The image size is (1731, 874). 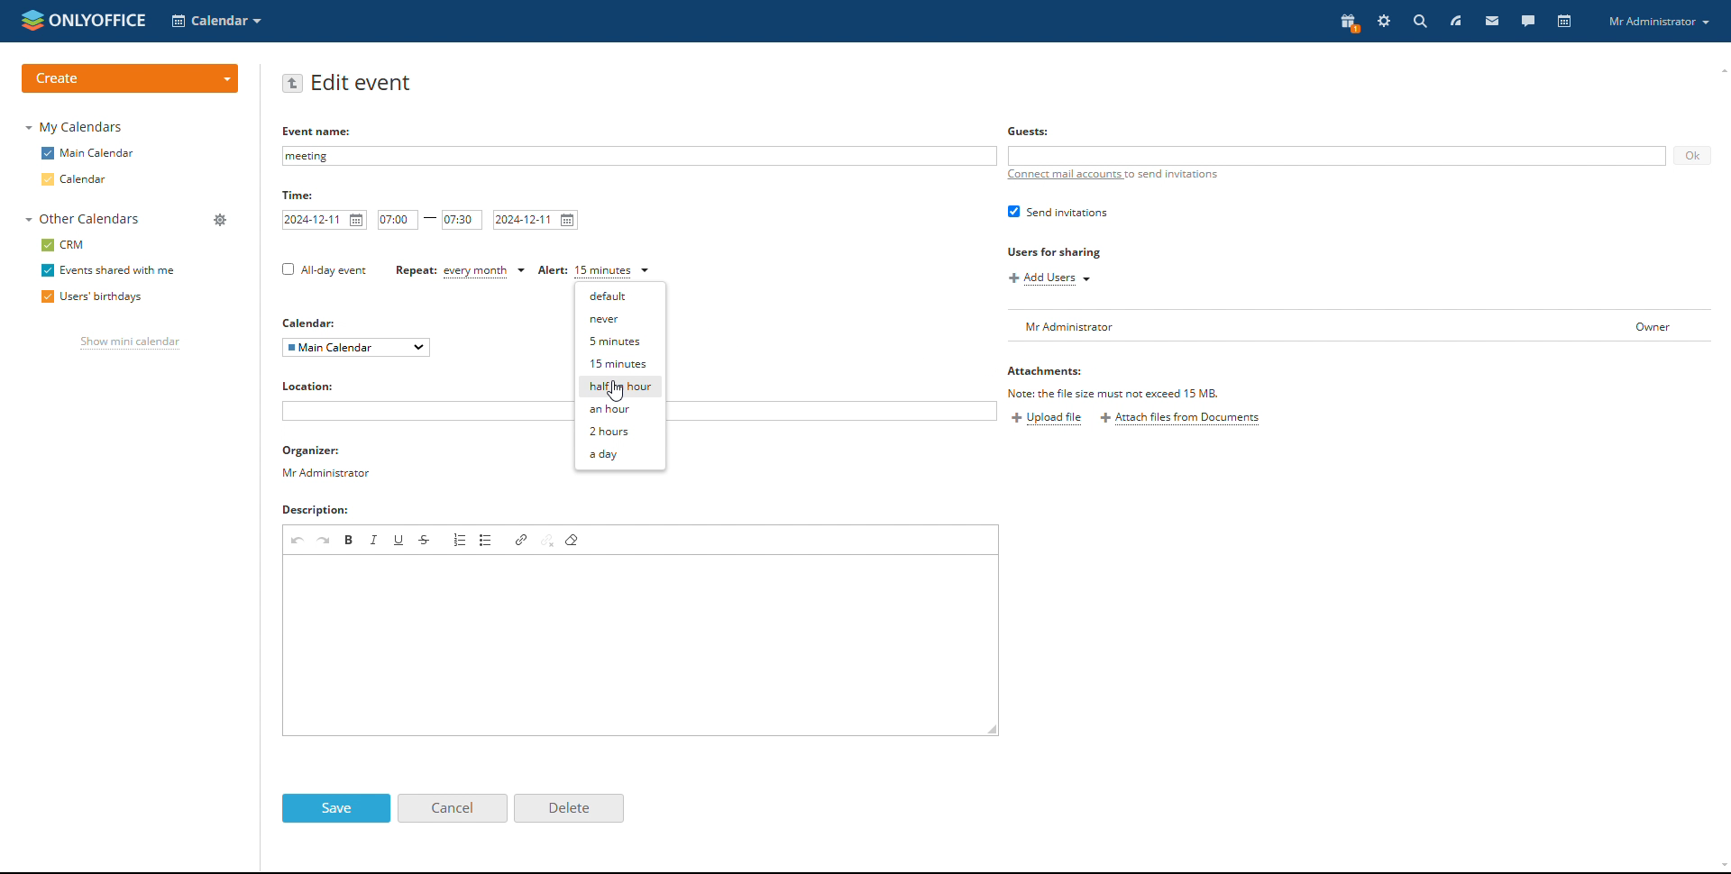 What do you see at coordinates (620, 387) in the screenshot?
I see `half an hour` at bounding box center [620, 387].